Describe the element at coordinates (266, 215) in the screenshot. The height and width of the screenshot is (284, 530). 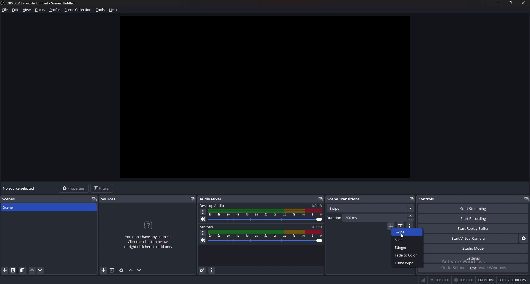
I see `volume adjust` at that location.